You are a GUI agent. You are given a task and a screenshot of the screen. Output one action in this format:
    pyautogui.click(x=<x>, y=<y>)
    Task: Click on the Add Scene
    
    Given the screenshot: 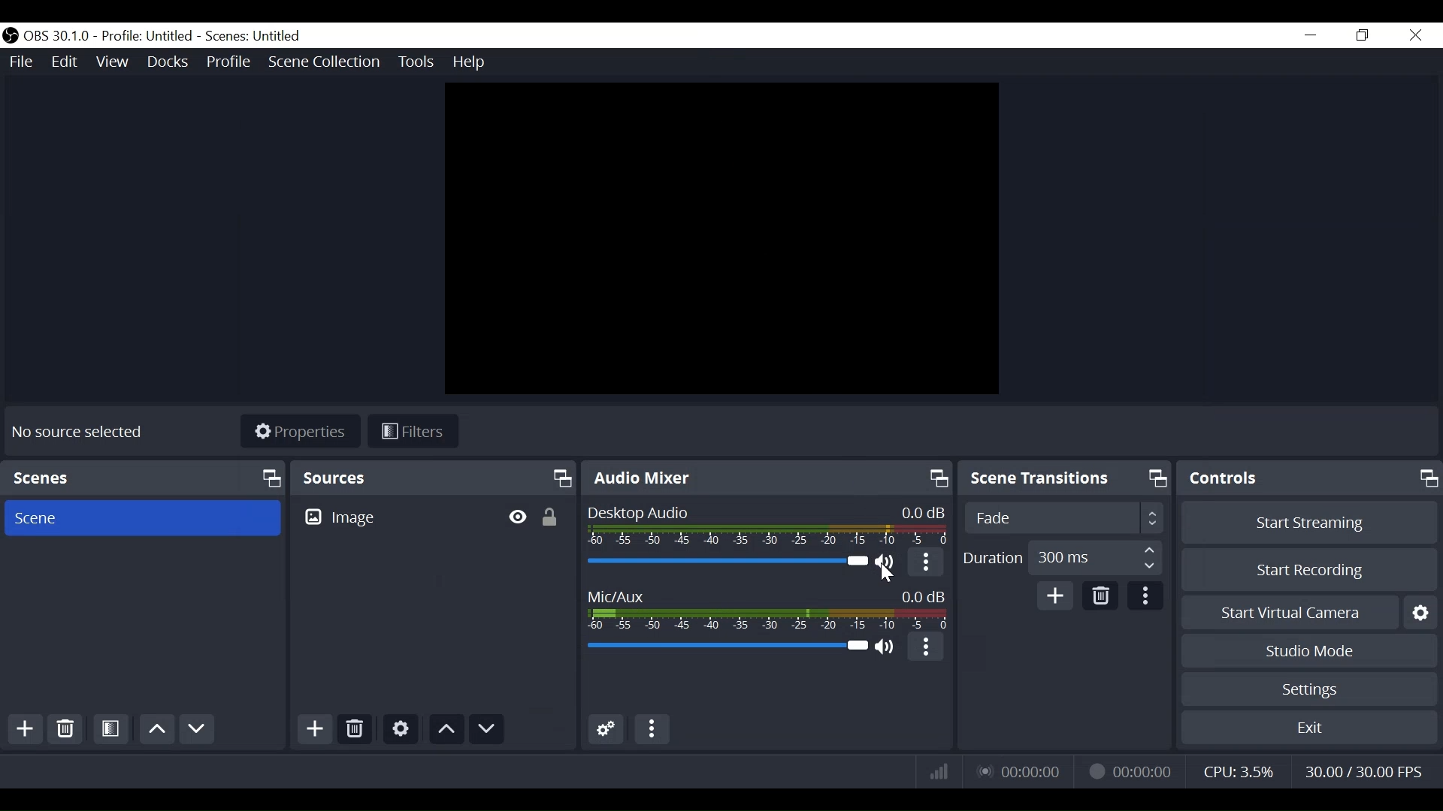 What is the action you would take?
    pyautogui.click(x=23, y=731)
    